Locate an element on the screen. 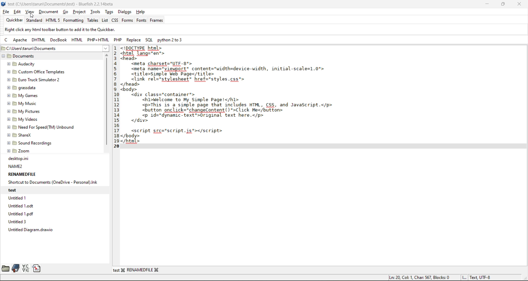 The height and width of the screenshot is (281, 528). ® 3 My Videos is located at coordinates (22, 119).